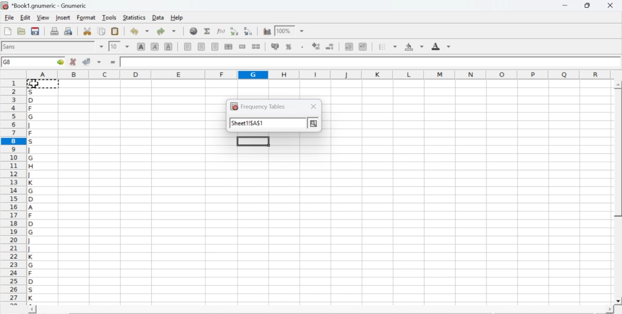 This screenshot has height=314, width=622. Describe the element at coordinates (275, 46) in the screenshot. I see `format selection as accounting` at that location.